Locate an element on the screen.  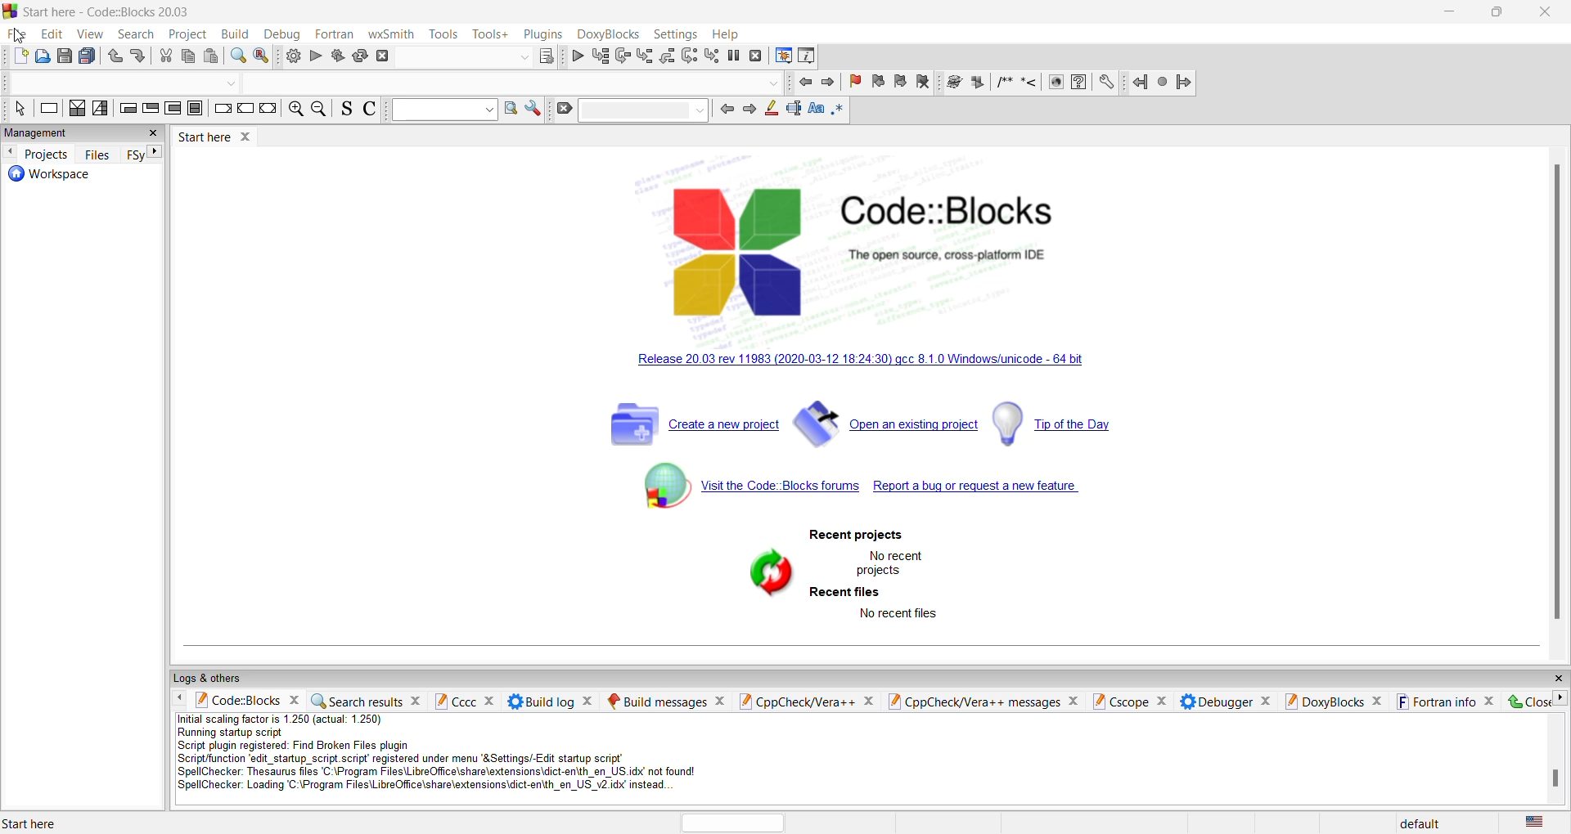
close is located at coordinates (1267, 702).